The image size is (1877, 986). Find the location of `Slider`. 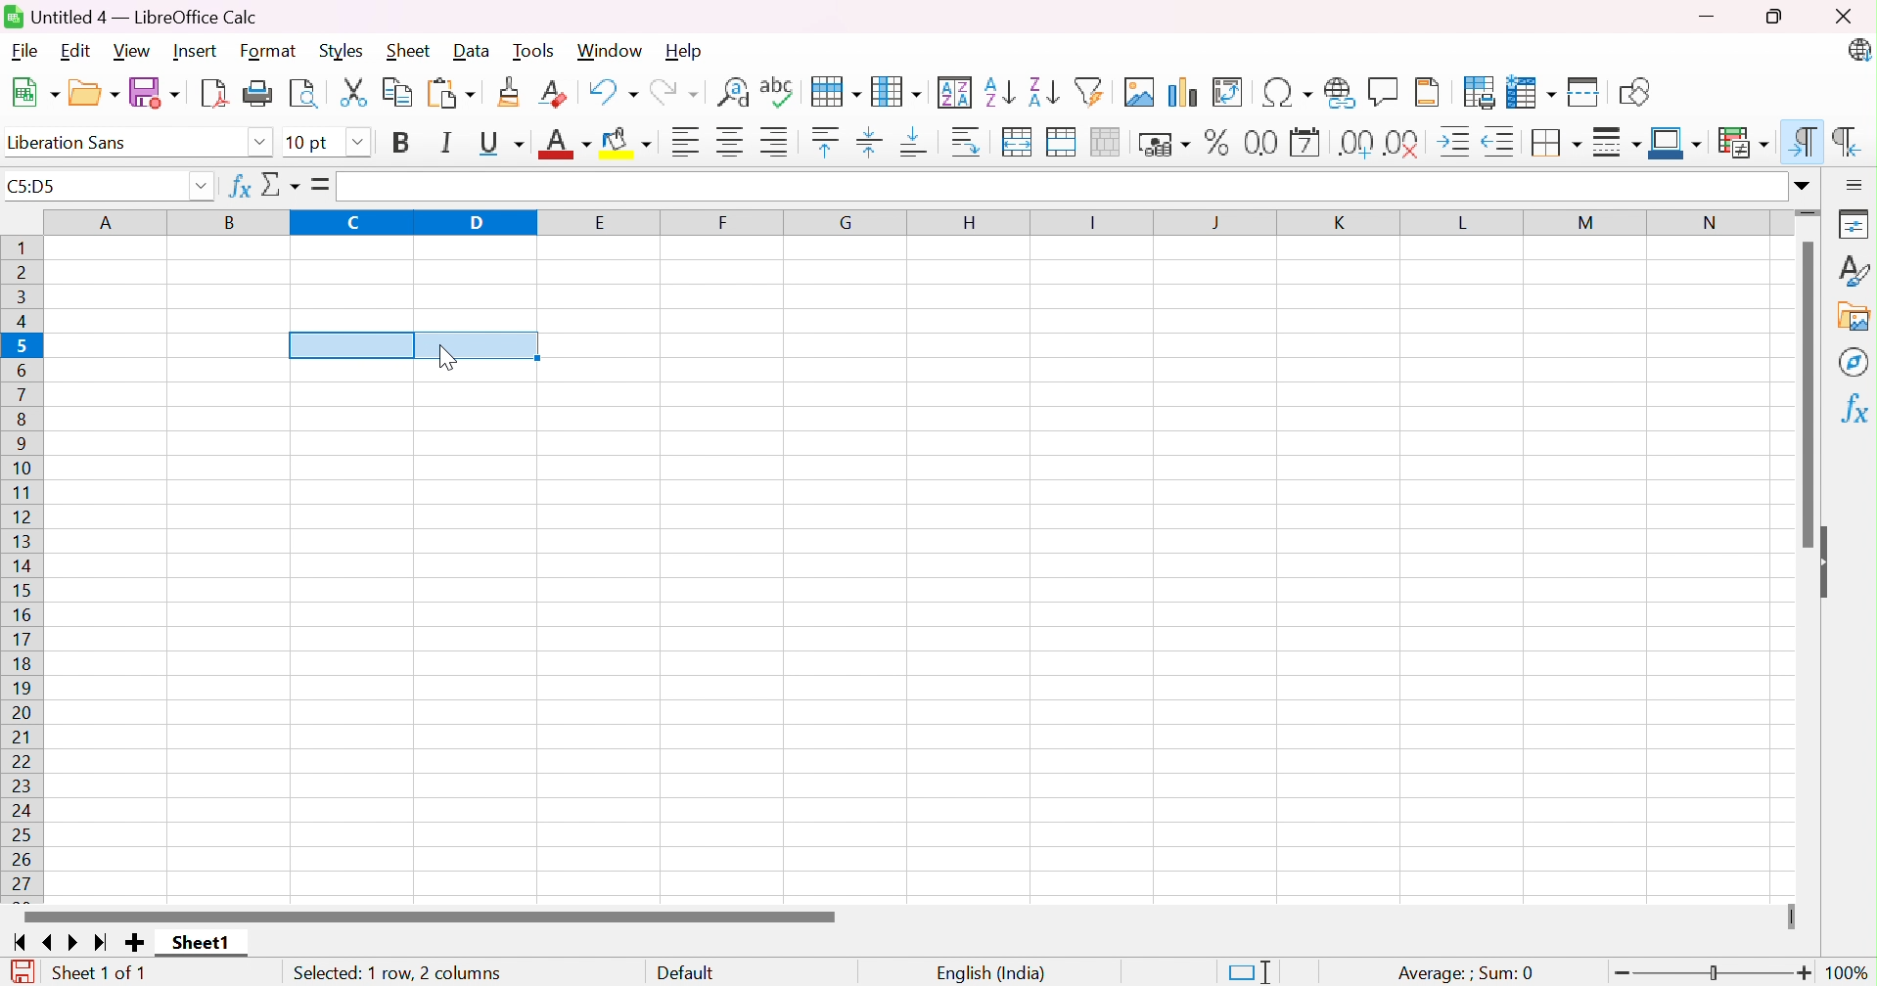

Slider is located at coordinates (1791, 918).